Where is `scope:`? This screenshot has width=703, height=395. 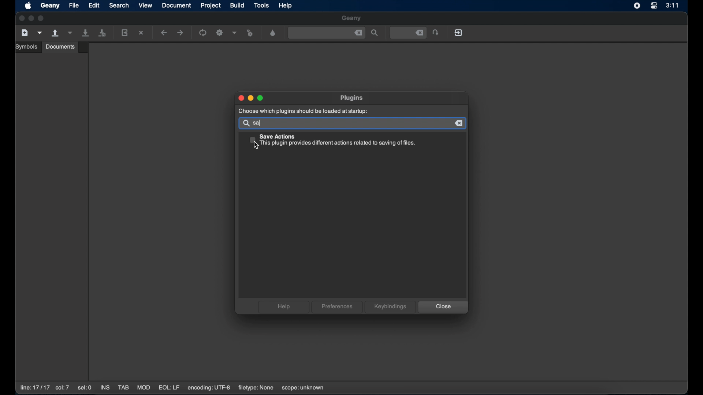
scope: is located at coordinates (303, 388).